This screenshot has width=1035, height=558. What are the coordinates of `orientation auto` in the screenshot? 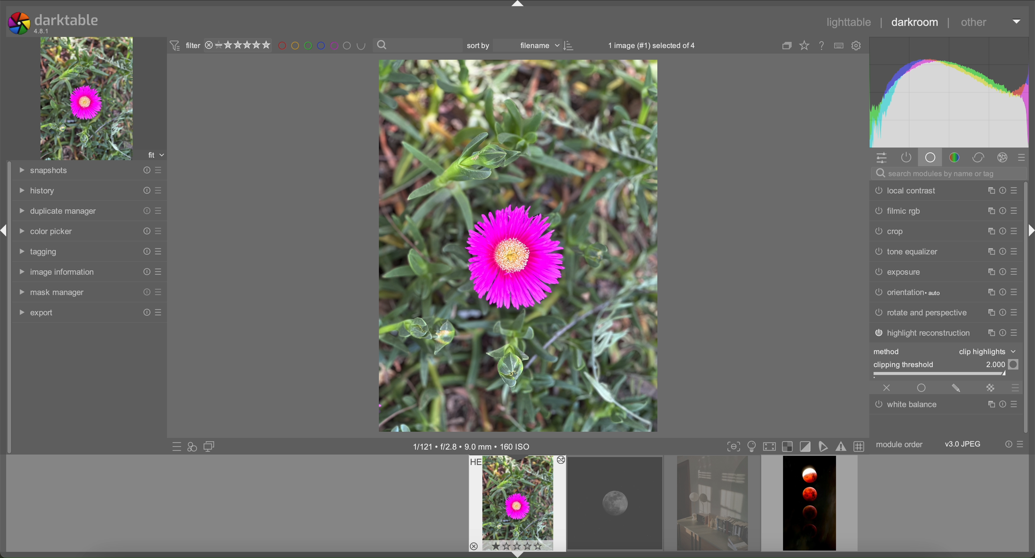 It's located at (907, 292).